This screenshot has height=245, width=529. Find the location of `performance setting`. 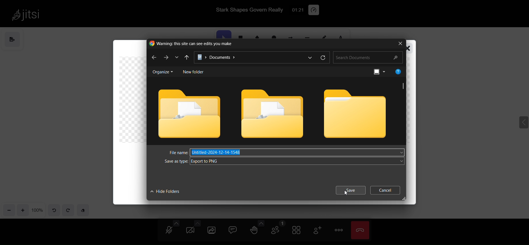

performance setting is located at coordinates (314, 10).